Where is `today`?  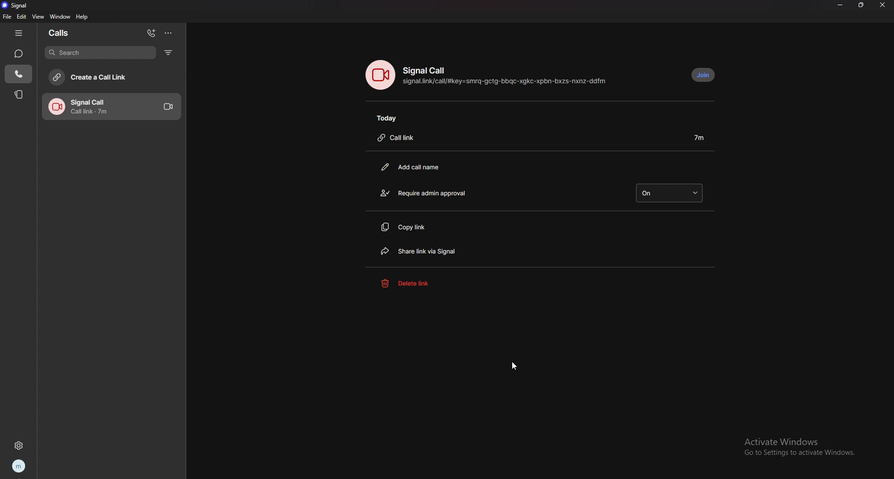
today is located at coordinates (391, 118).